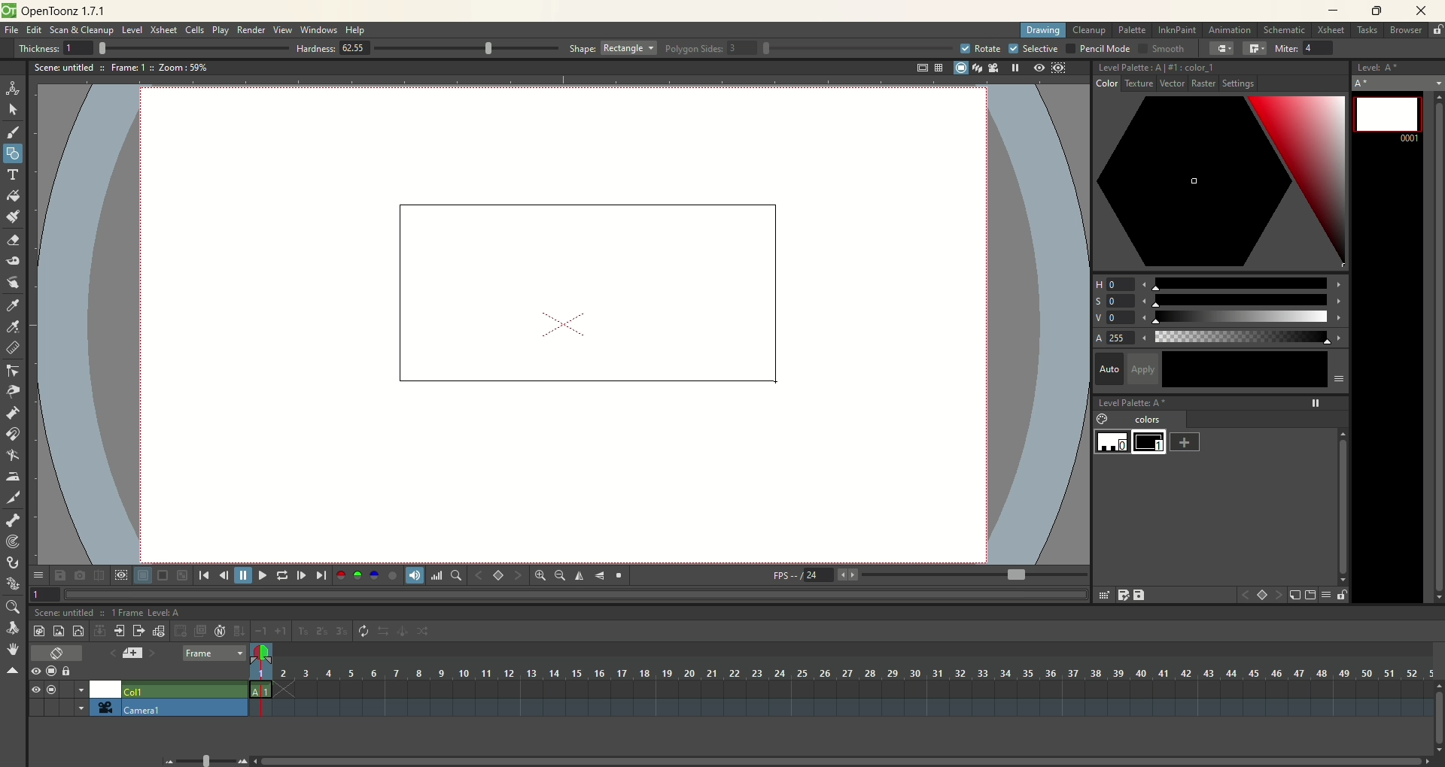 This screenshot has width=1445, height=767. What do you see at coordinates (214, 654) in the screenshot?
I see `frame` at bounding box center [214, 654].